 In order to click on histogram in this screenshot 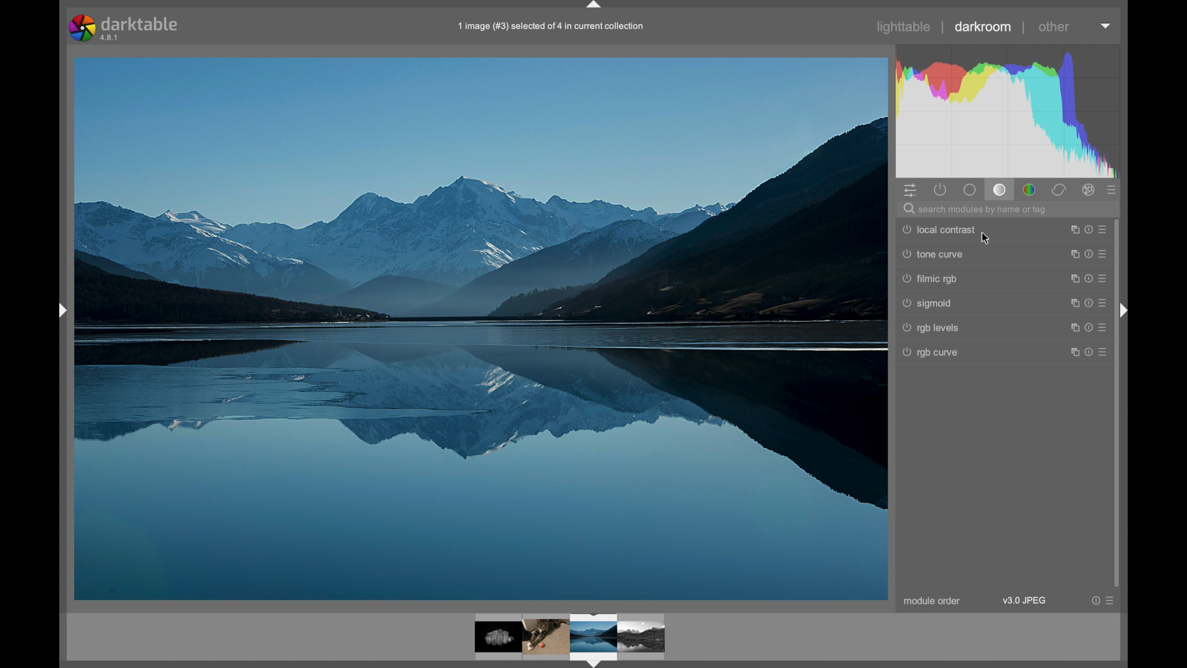, I will do `click(1106, 26)`.